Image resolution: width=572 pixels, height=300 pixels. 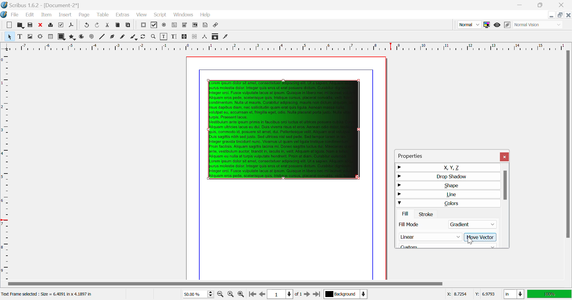 I want to click on Undo, so click(x=98, y=26).